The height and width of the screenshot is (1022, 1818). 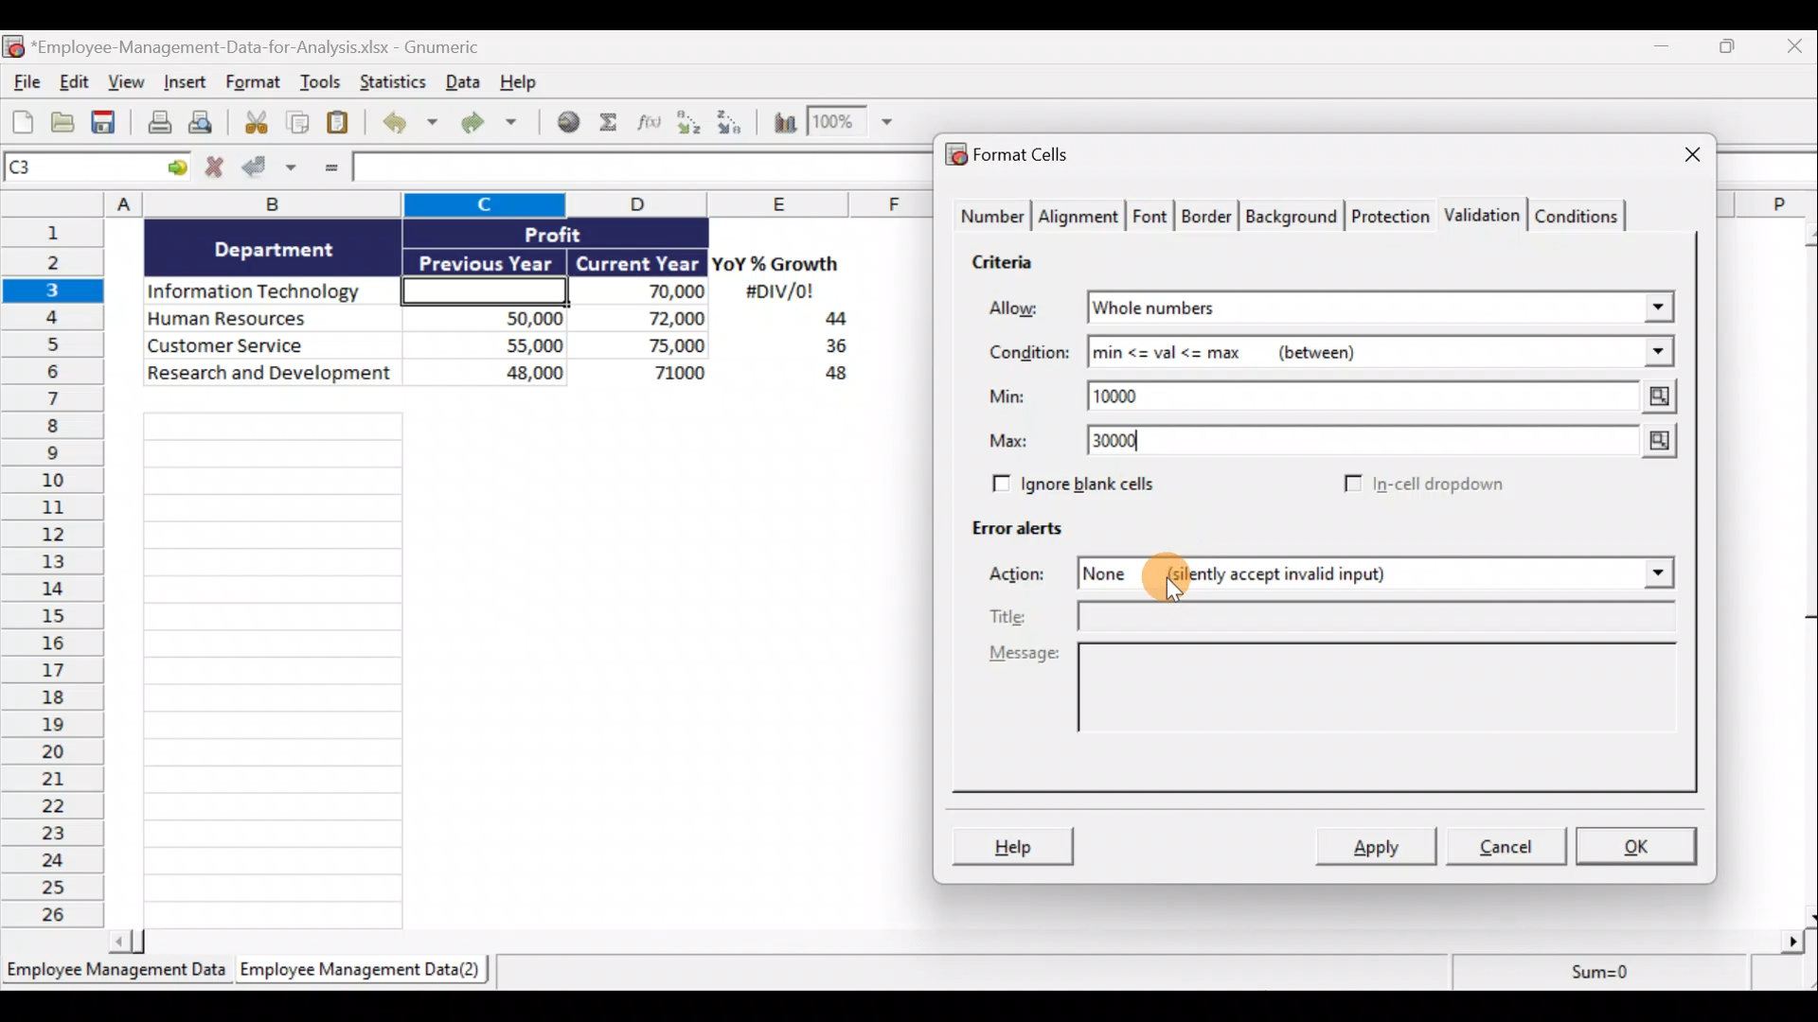 What do you see at coordinates (1390, 213) in the screenshot?
I see `Protection` at bounding box center [1390, 213].